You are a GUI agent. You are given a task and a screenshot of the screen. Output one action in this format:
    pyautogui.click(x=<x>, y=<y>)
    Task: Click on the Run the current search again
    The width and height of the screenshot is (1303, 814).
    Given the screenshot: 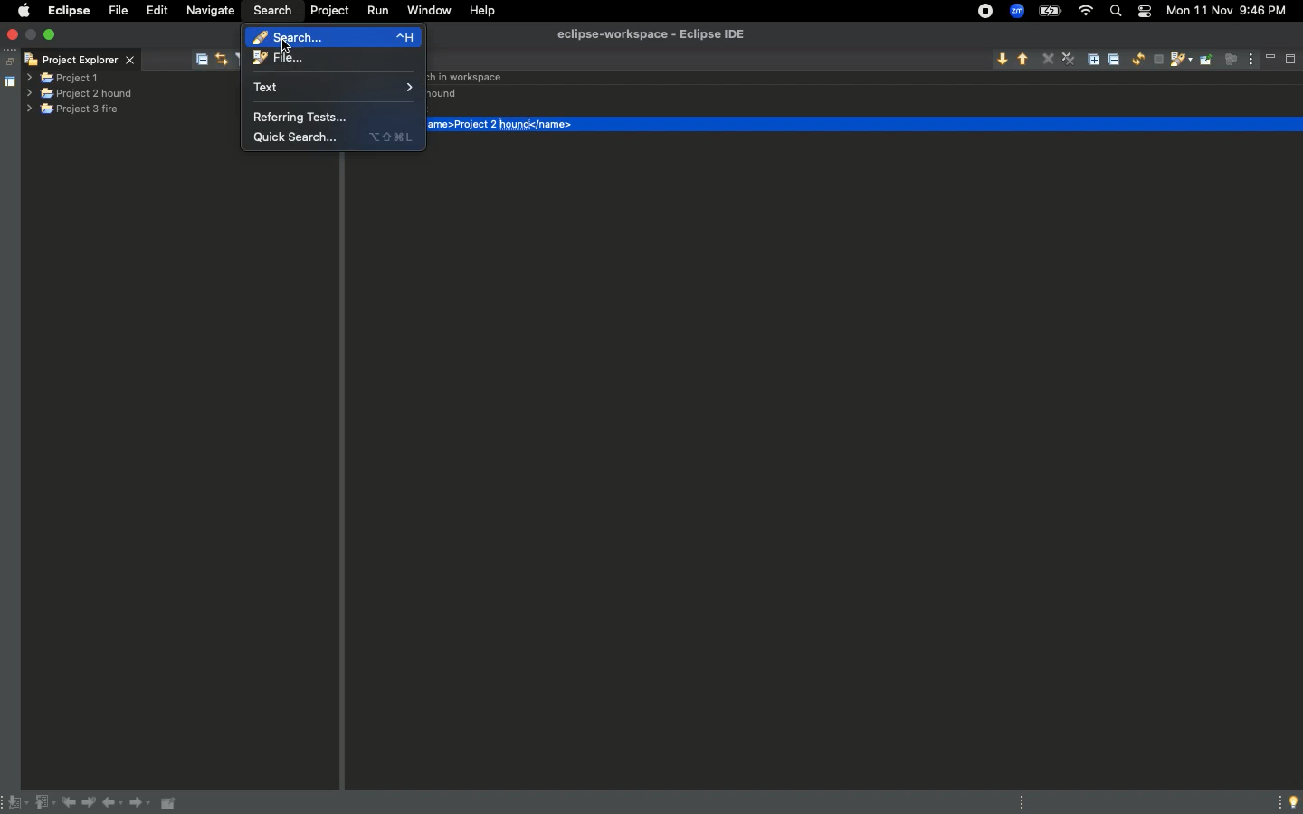 What is the action you would take?
    pyautogui.click(x=1137, y=60)
    